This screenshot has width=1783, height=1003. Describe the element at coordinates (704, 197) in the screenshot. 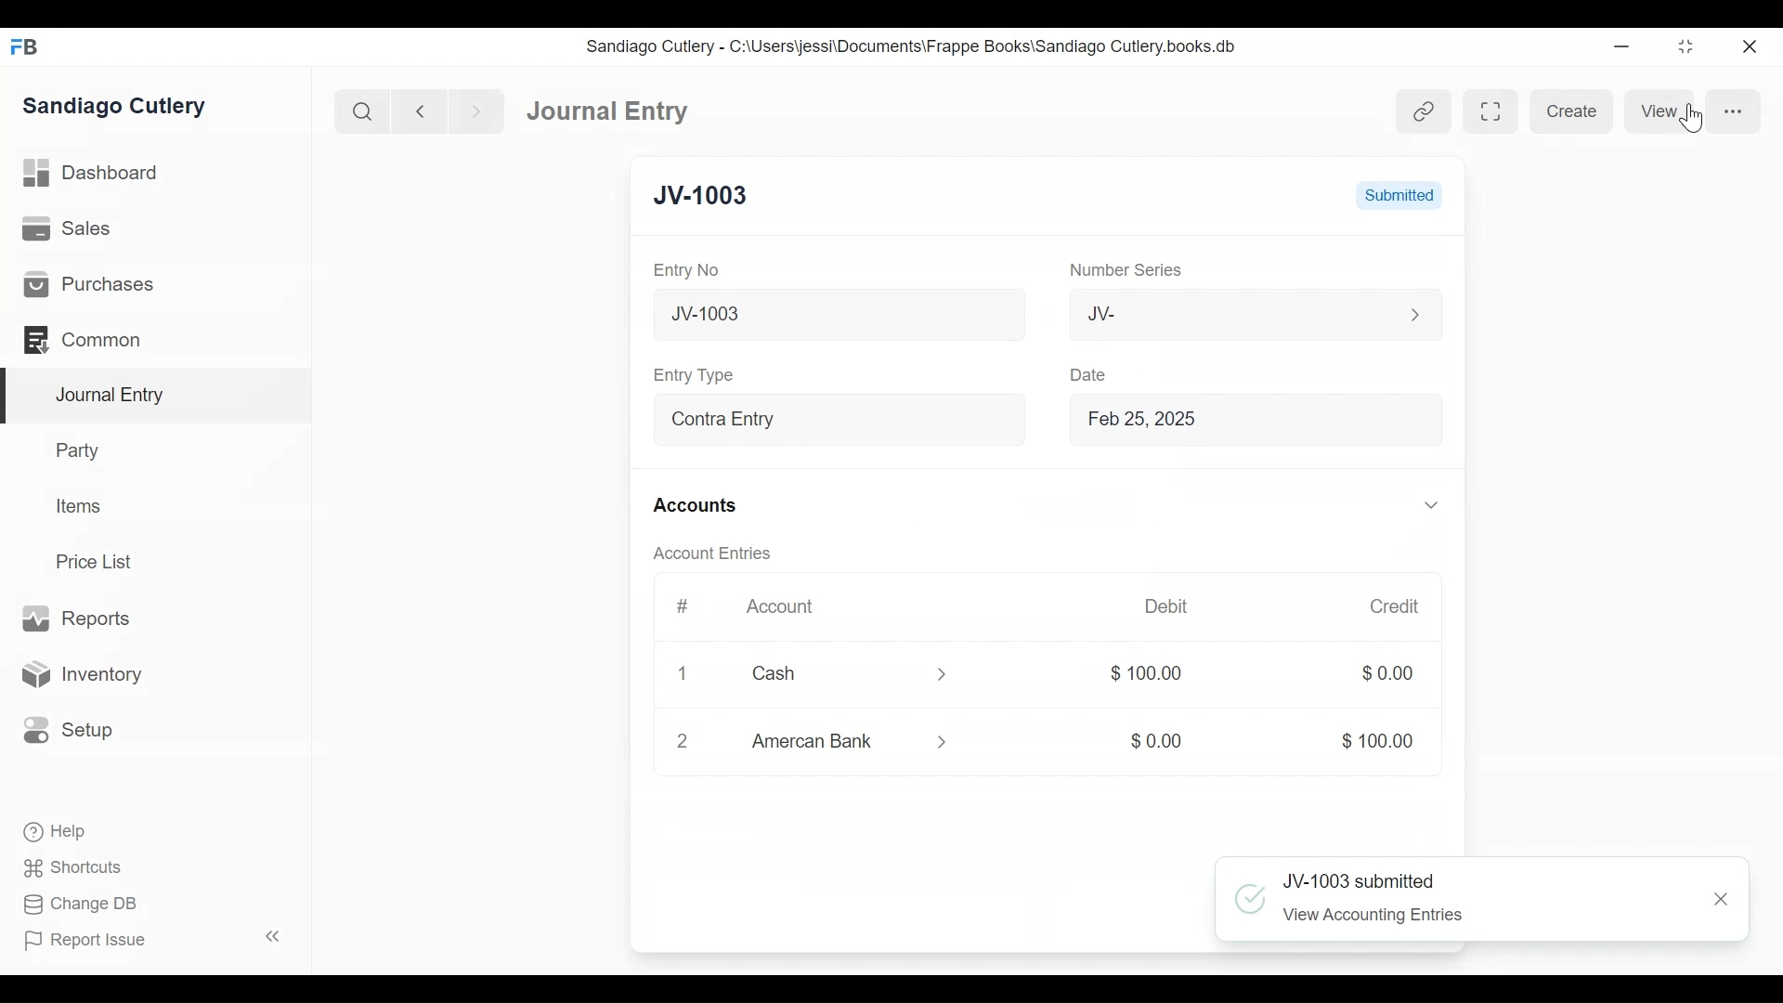

I see `JV-1003` at that location.